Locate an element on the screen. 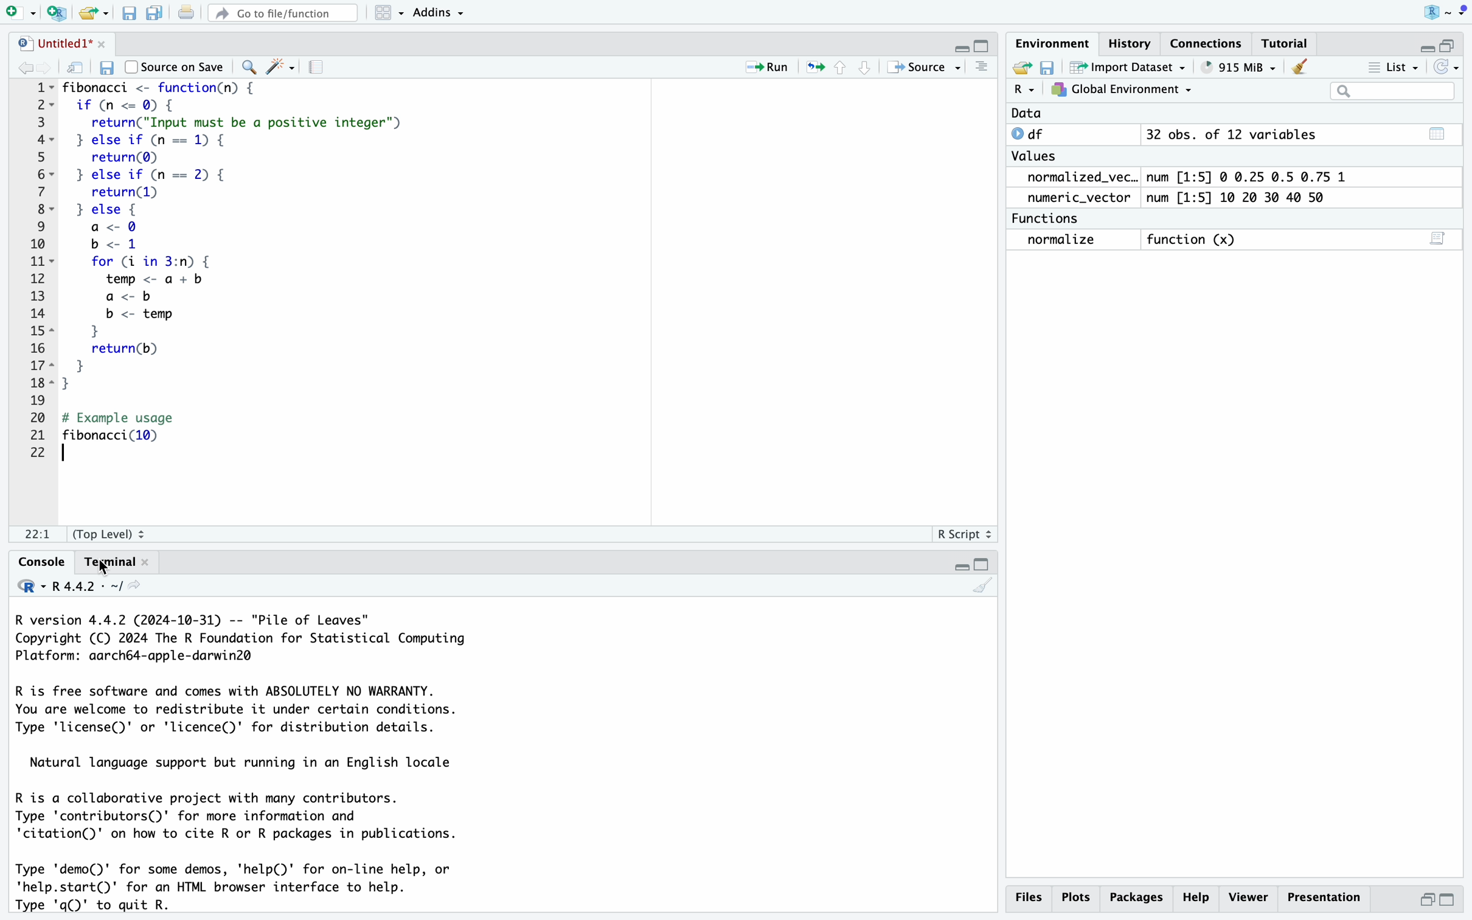 This screenshot has height=920, width=1472. go back to the previous source location is located at coordinates (16, 68).